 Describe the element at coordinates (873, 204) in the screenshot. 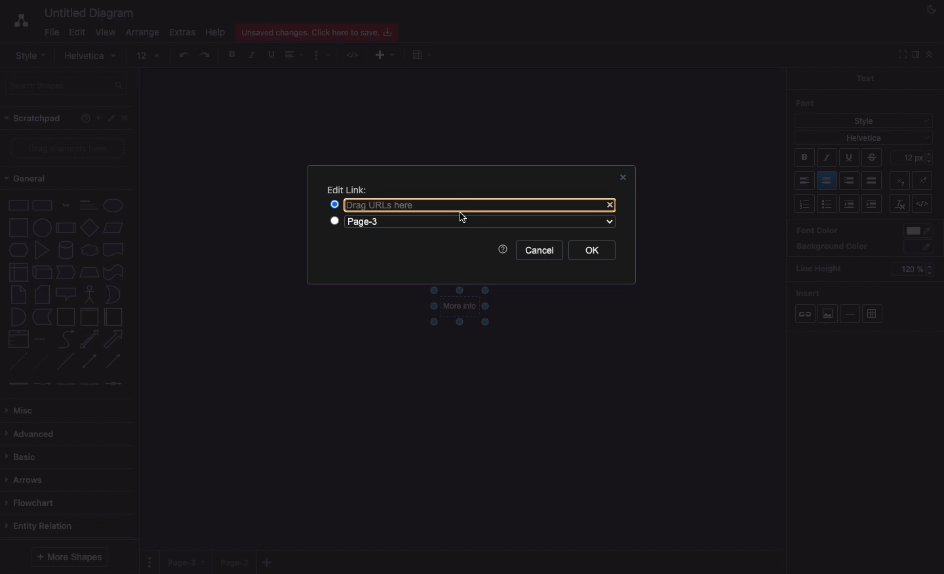

I see `Indent` at that location.